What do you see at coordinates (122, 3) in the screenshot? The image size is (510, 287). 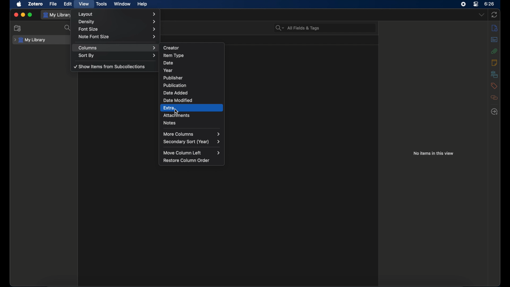 I see `window` at bounding box center [122, 3].